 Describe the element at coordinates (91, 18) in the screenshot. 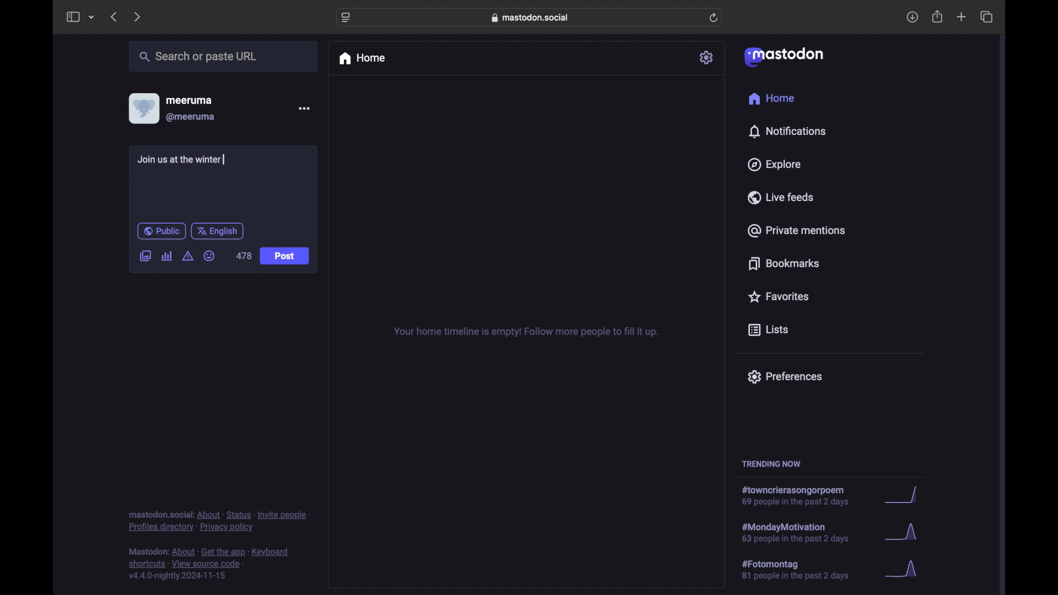

I see `tab group picker` at that location.